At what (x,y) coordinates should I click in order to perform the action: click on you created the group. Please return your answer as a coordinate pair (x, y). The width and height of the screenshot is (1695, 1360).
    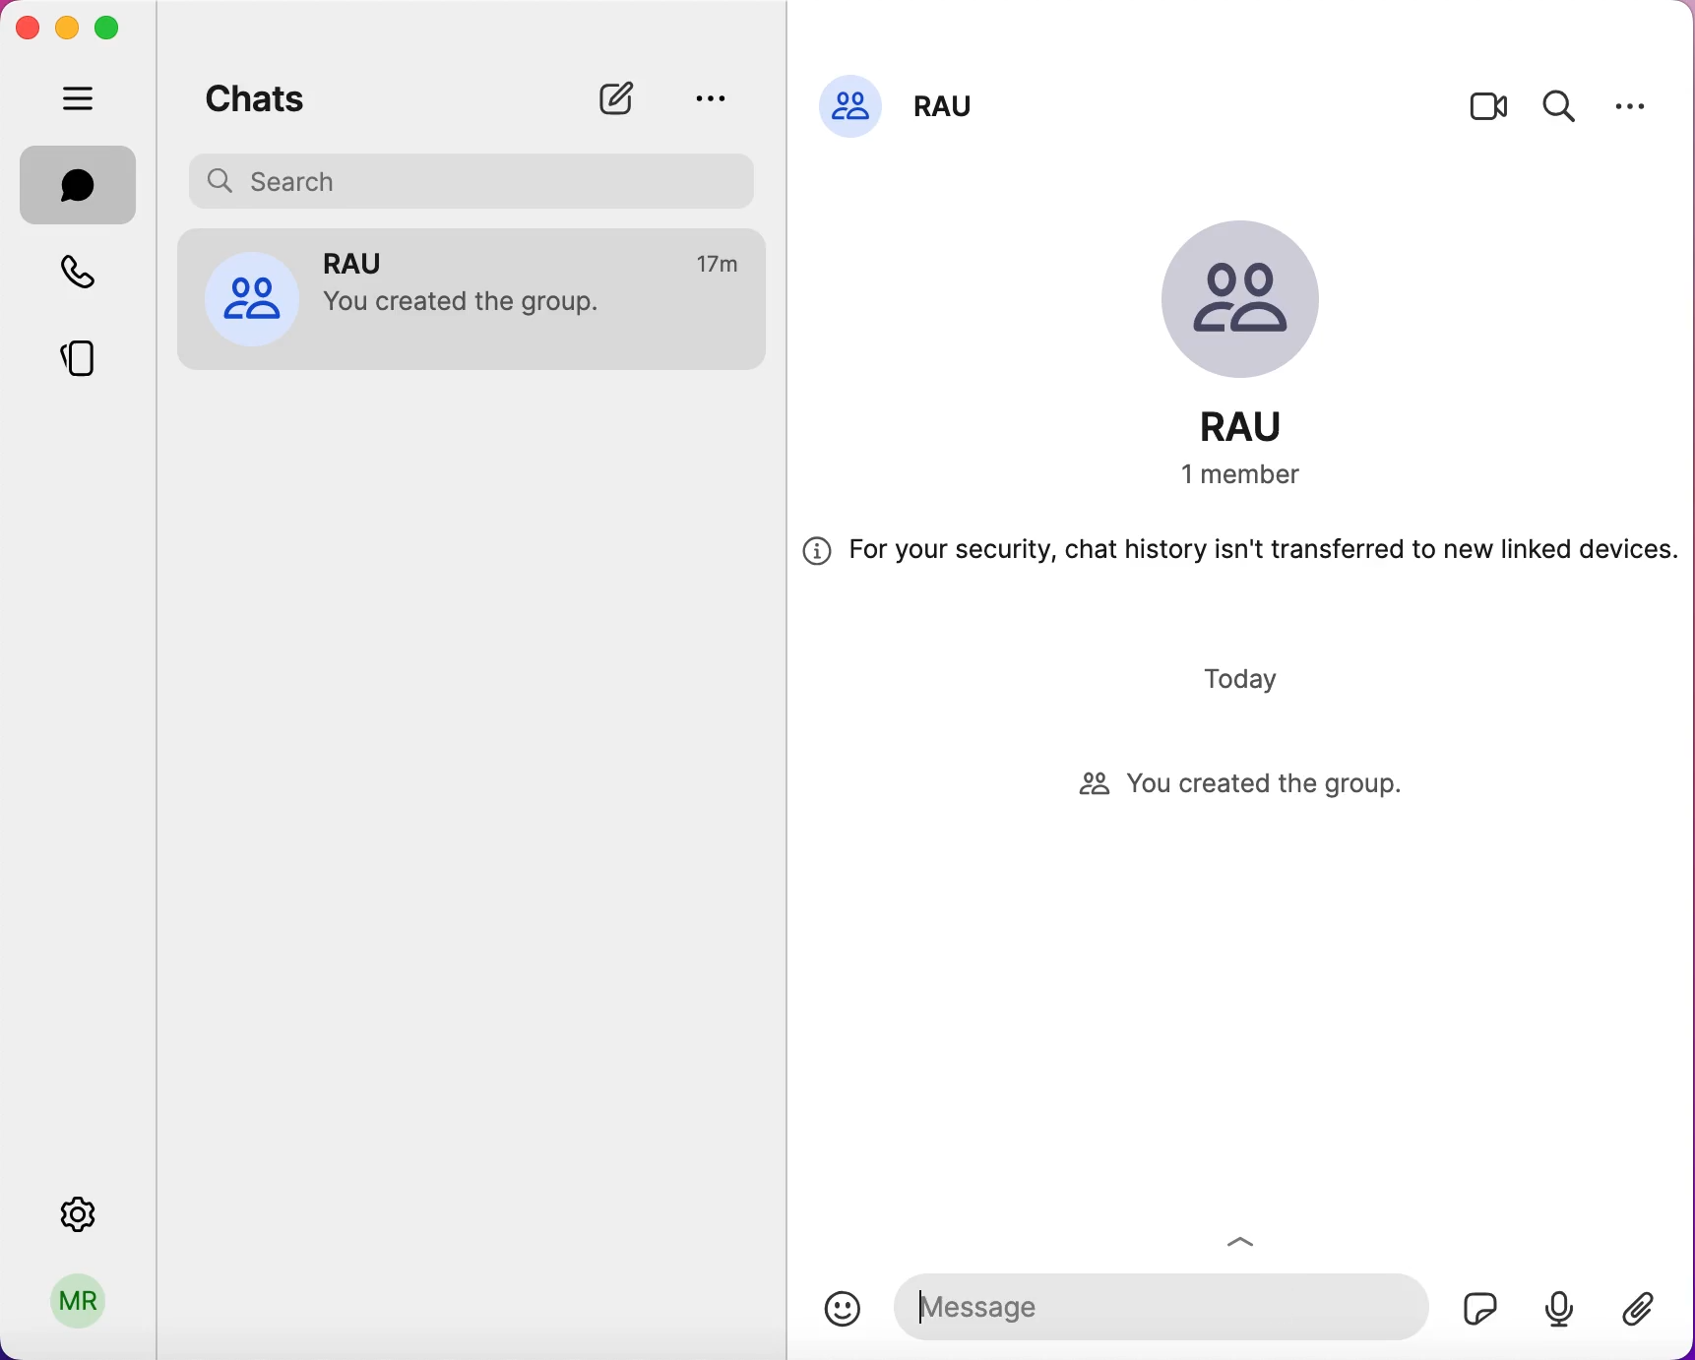
    Looking at the image, I should click on (1261, 786).